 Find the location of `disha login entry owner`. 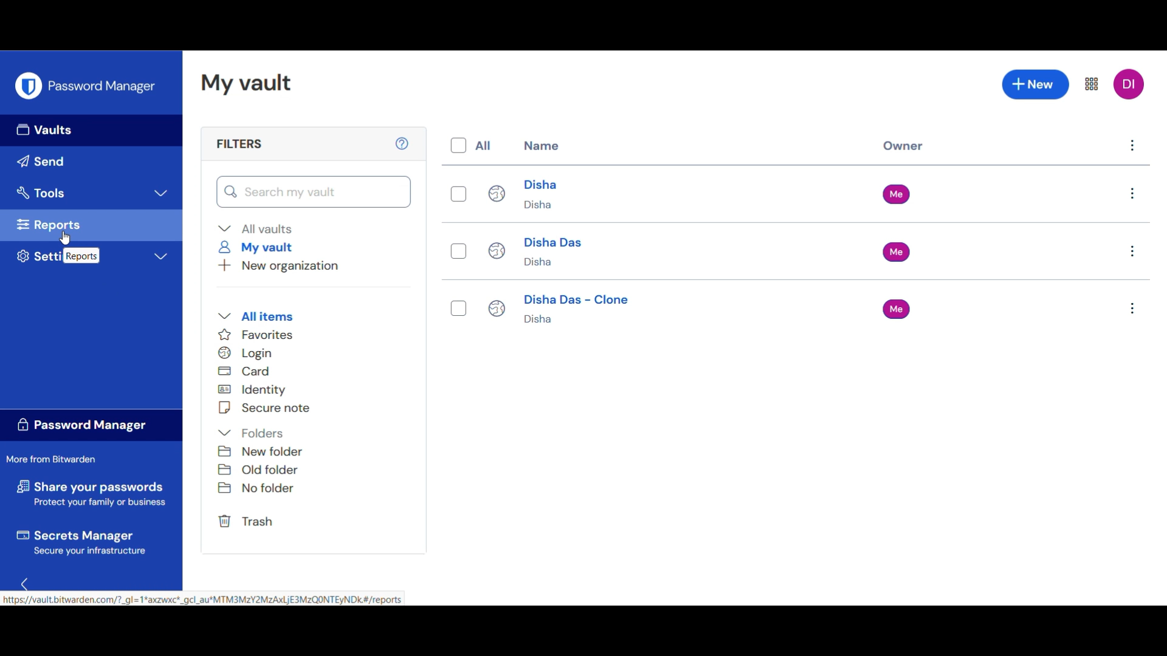

disha login entry owner is located at coordinates (900, 193).